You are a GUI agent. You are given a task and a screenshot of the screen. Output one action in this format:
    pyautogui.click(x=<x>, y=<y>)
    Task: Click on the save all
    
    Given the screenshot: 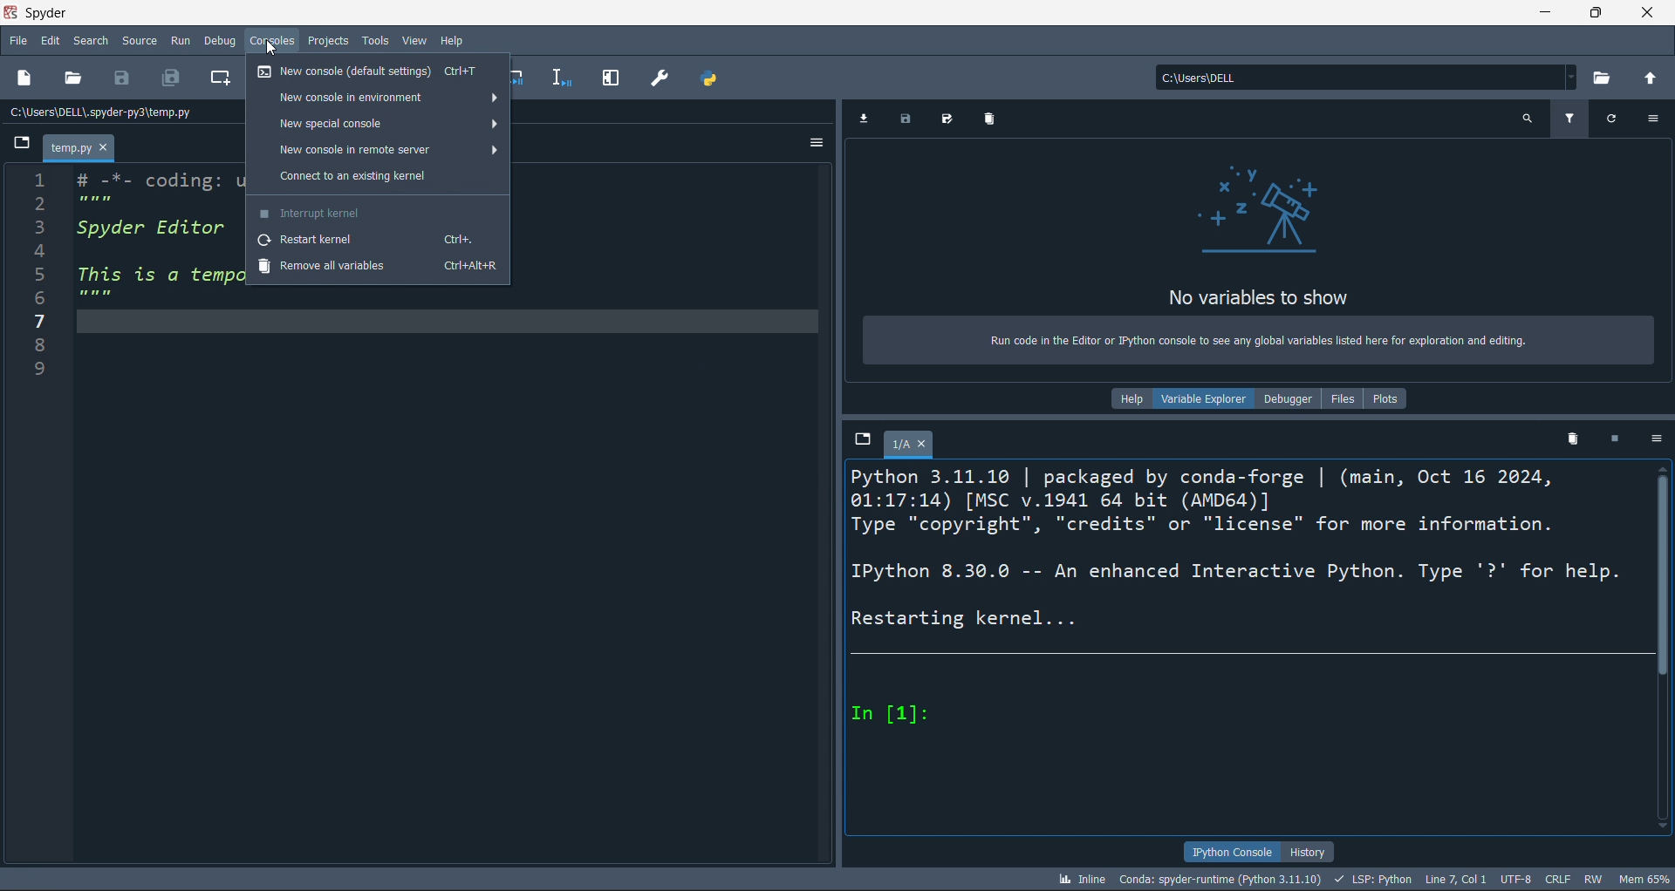 What is the action you would take?
    pyautogui.click(x=951, y=118)
    